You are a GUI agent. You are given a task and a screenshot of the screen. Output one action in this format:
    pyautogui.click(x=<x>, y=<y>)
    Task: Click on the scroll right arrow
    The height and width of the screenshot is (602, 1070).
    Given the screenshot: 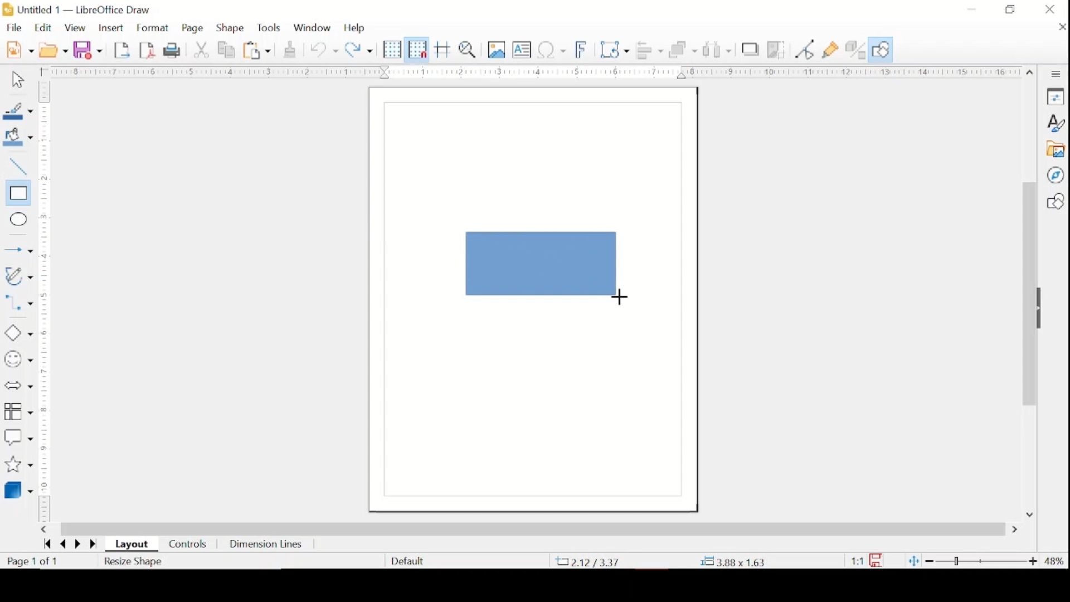 What is the action you would take?
    pyautogui.click(x=1017, y=530)
    